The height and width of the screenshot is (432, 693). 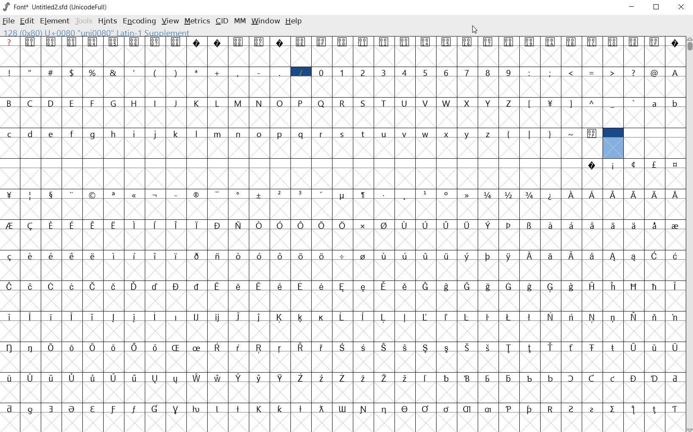 What do you see at coordinates (550, 317) in the screenshot?
I see `Symbol` at bounding box center [550, 317].